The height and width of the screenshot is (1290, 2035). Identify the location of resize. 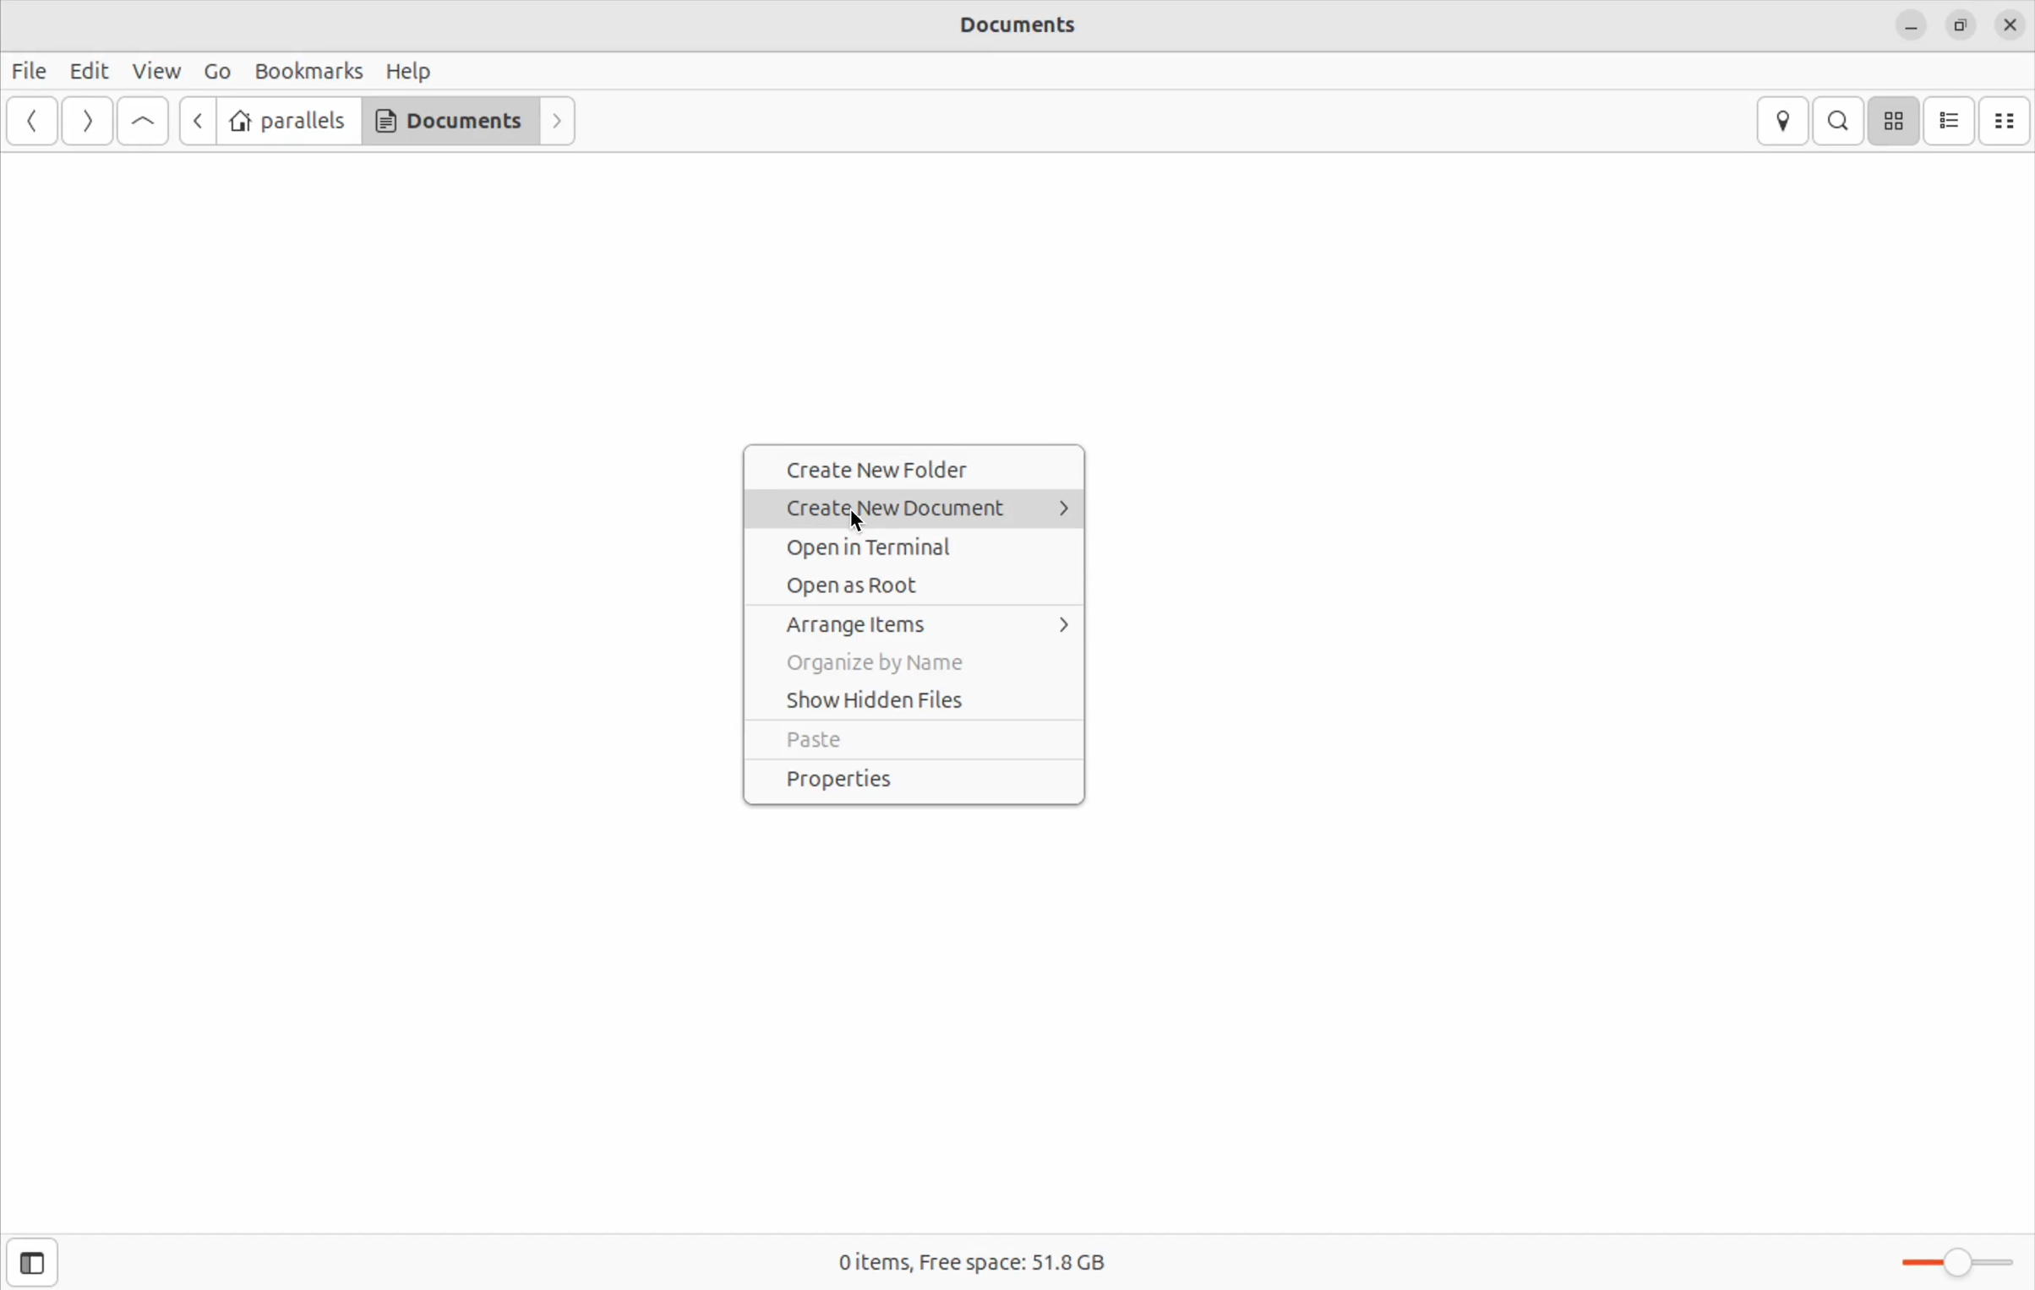
(1958, 24).